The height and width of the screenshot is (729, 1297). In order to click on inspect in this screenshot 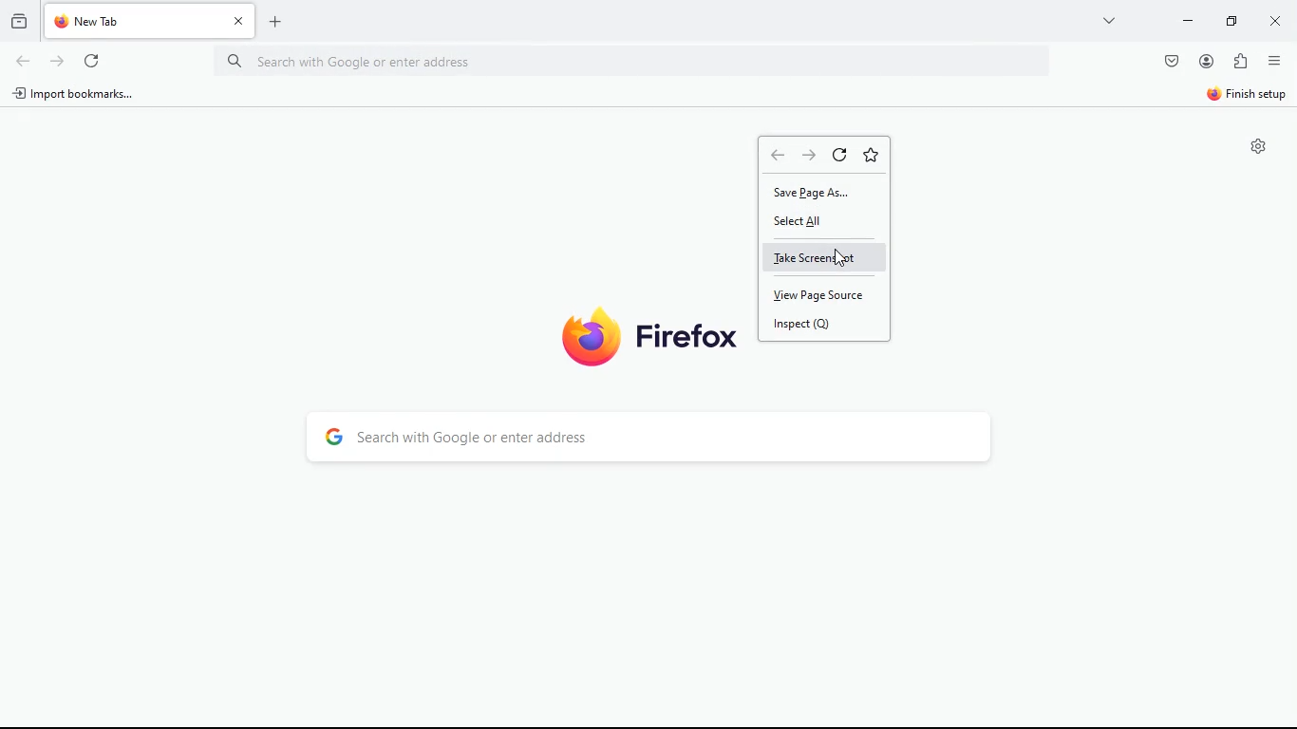, I will do `click(818, 324)`.